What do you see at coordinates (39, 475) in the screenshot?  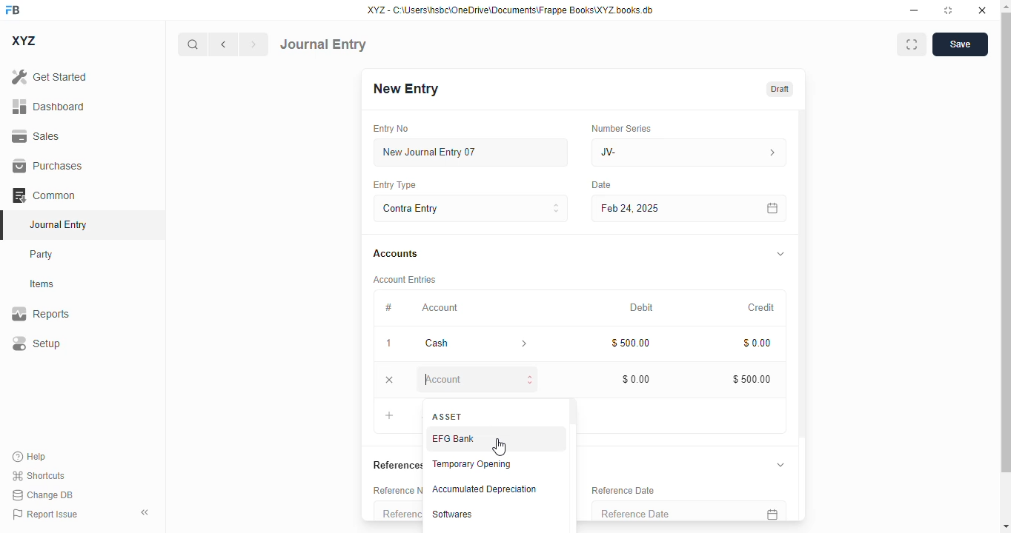 I see `shortcuts` at bounding box center [39, 475].